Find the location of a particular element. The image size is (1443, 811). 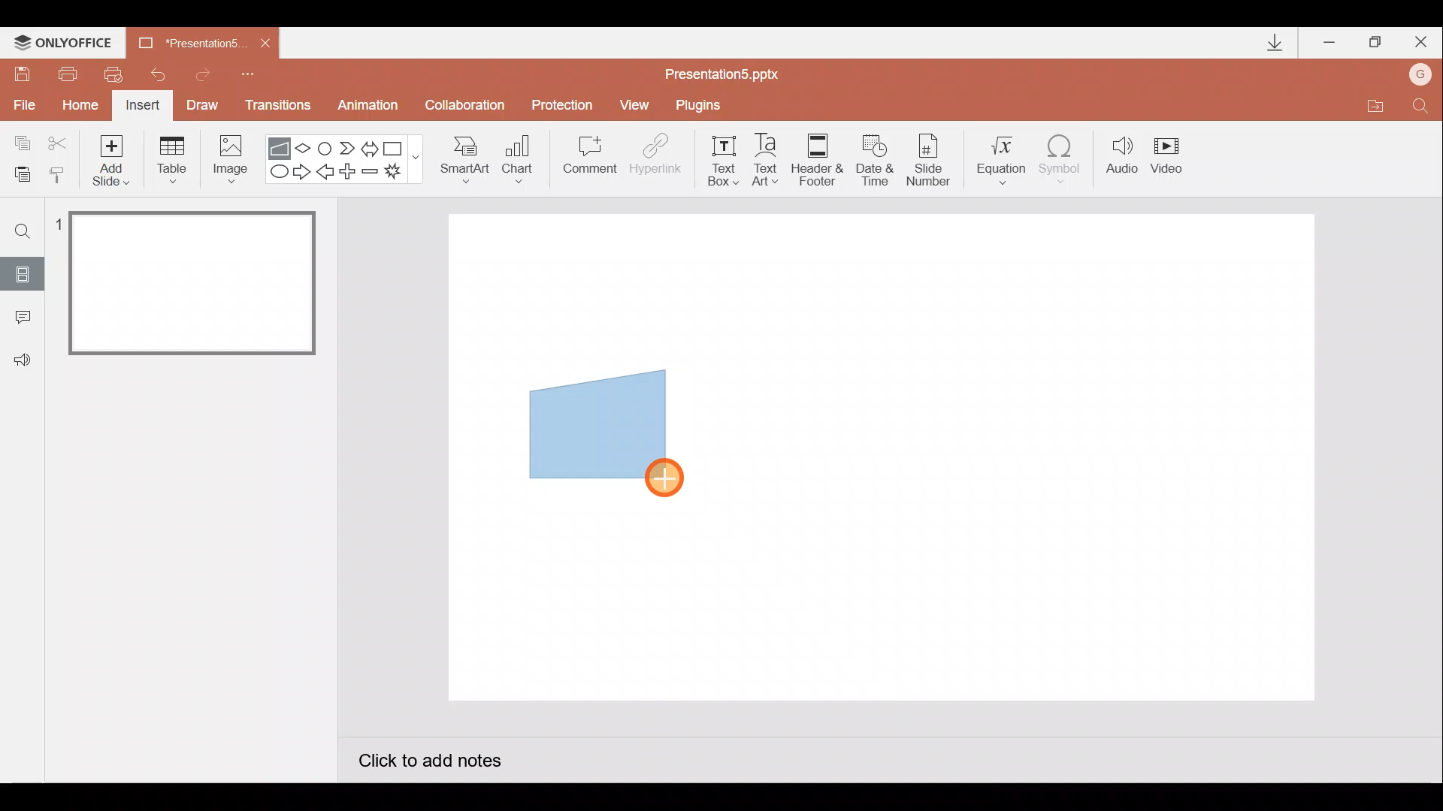

Plus is located at coordinates (350, 173).